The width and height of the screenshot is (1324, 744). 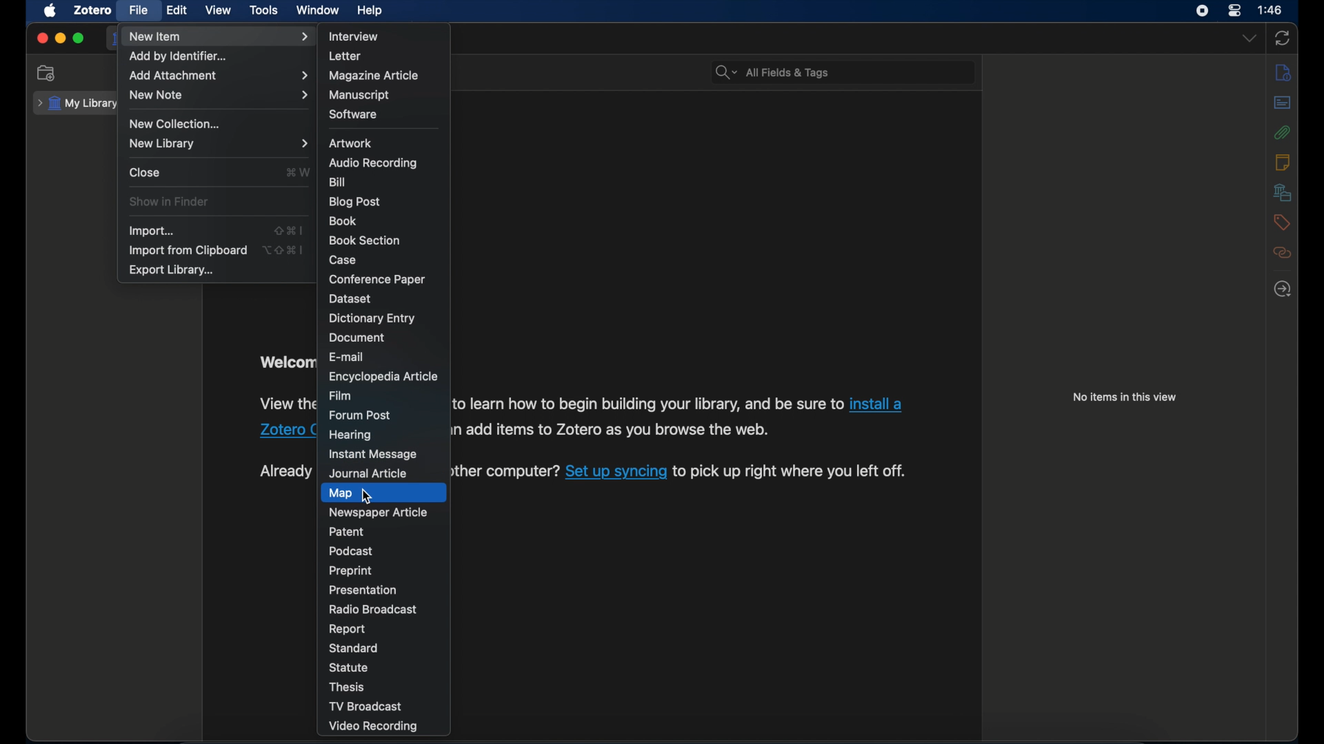 What do you see at coordinates (217, 143) in the screenshot?
I see `new library` at bounding box center [217, 143].